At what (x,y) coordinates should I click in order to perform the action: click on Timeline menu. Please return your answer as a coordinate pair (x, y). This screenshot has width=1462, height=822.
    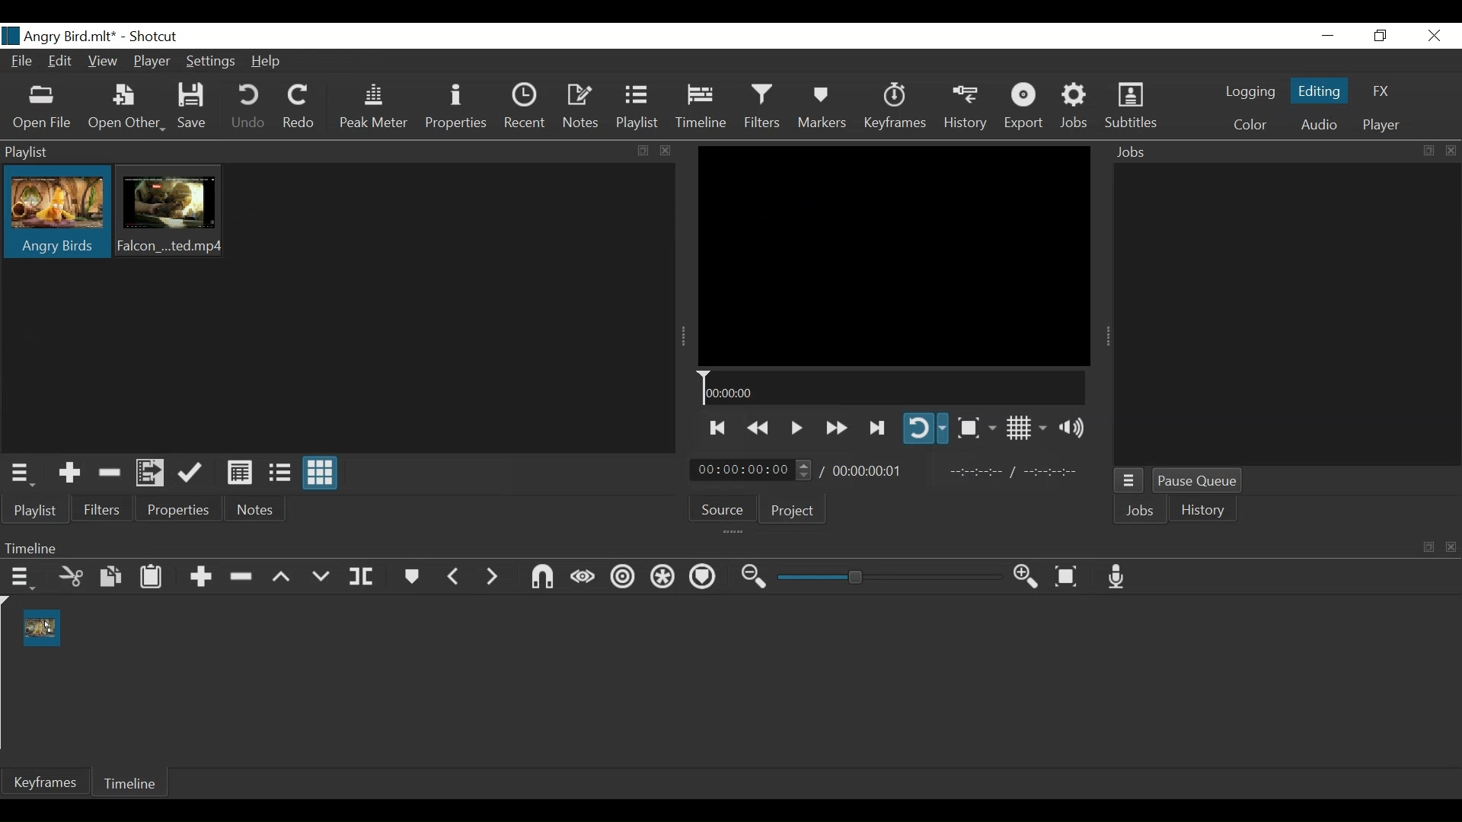
    Looking at the image, I should click on (21, 578).